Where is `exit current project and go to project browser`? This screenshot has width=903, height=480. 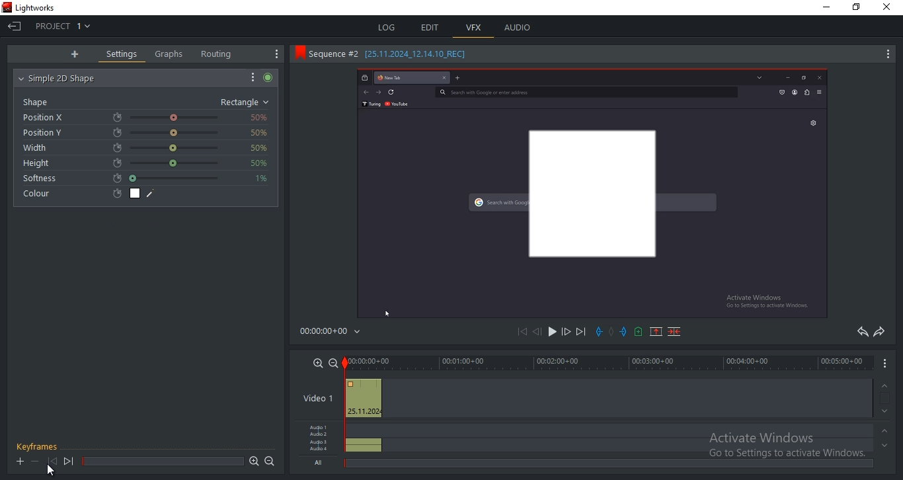
exit current project and go to project browser is located at coordinates (15, 27).